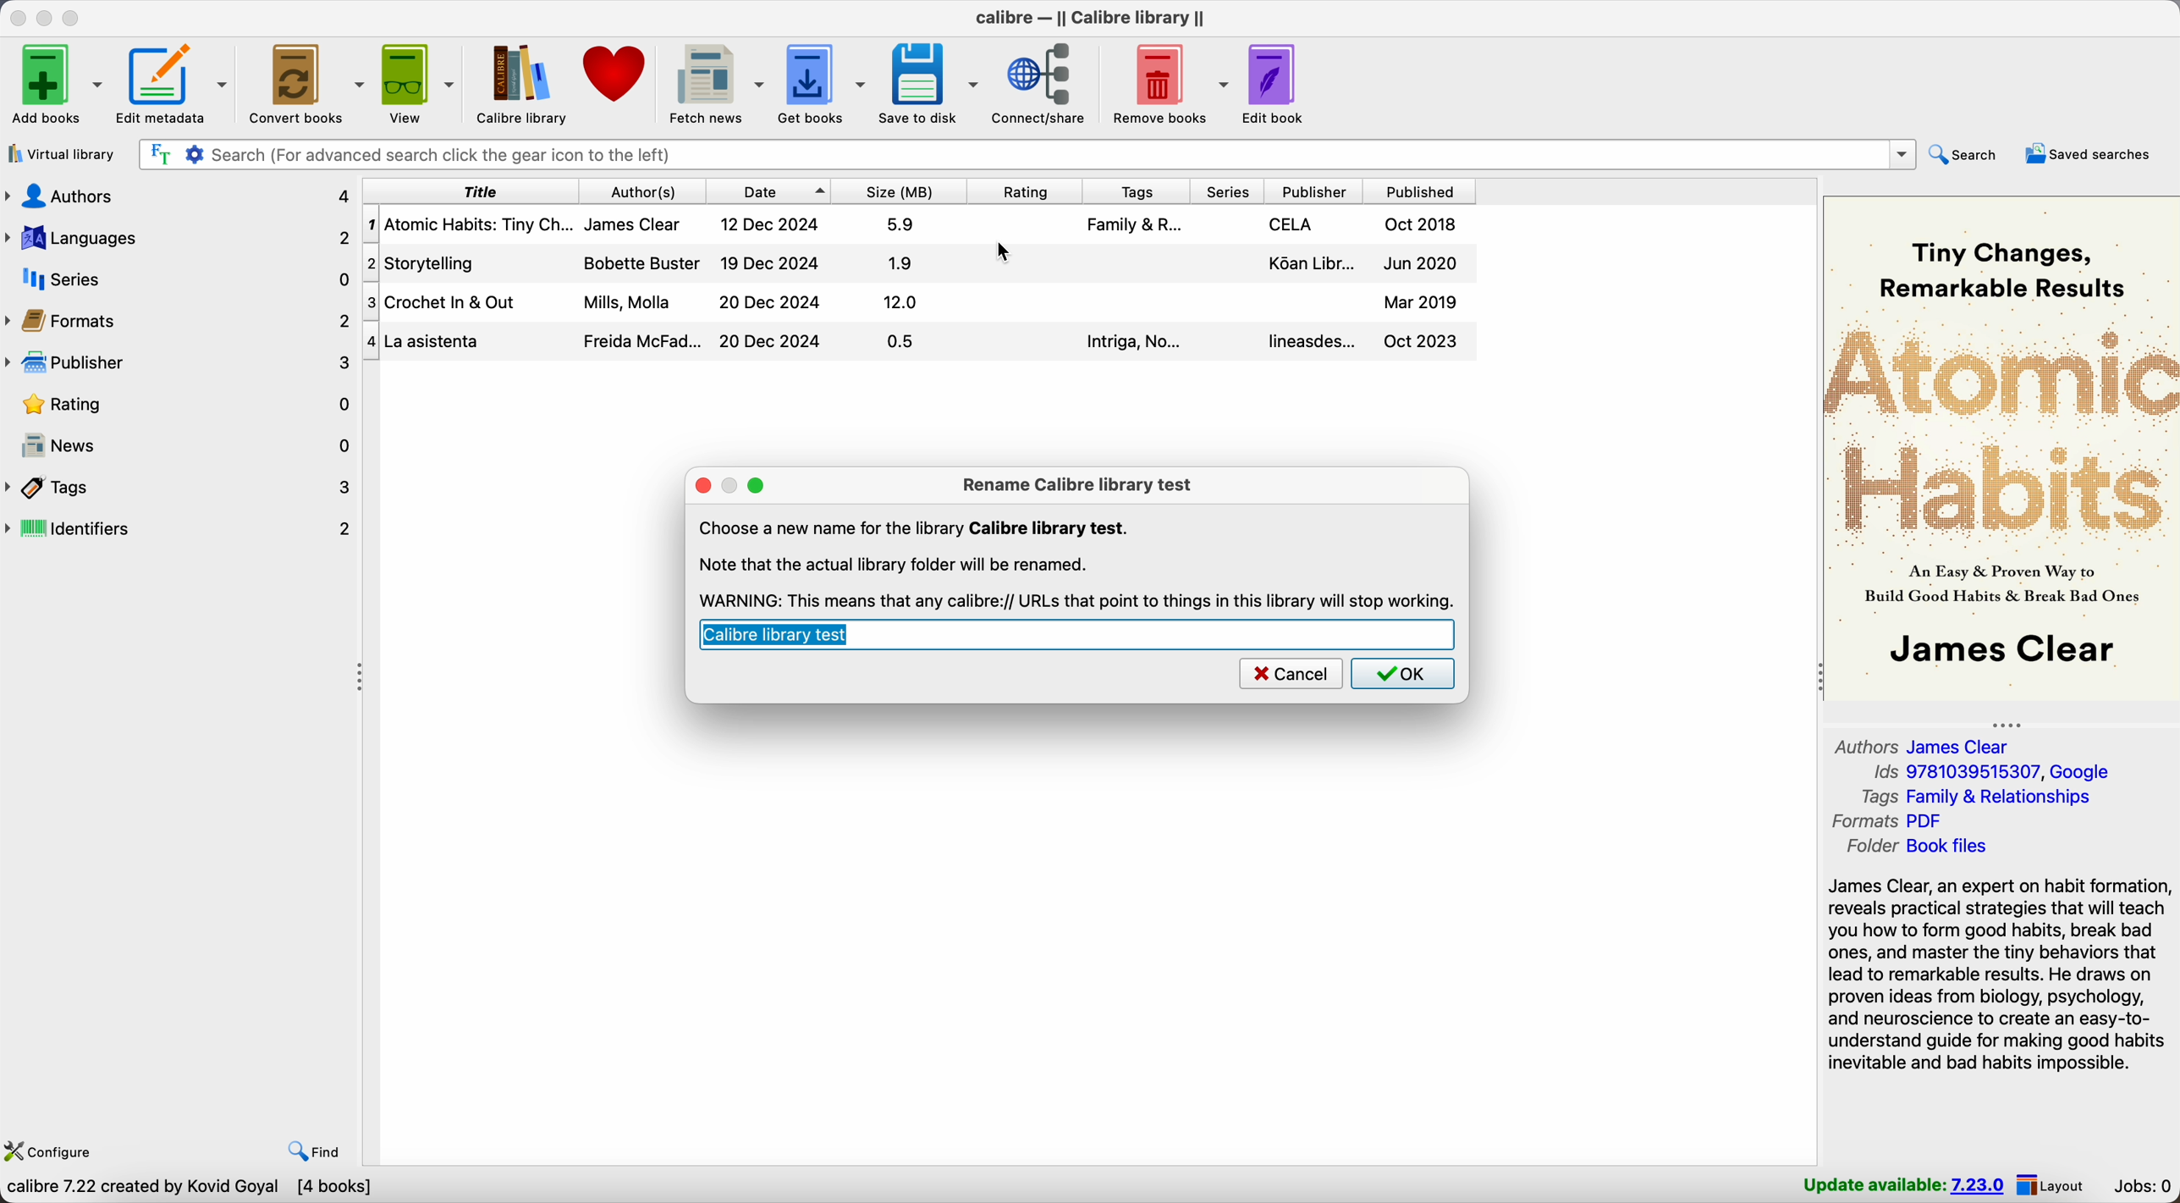  Describe the element at coordinates (929, 83) in the screenshot. I see `save to disk` at that location.